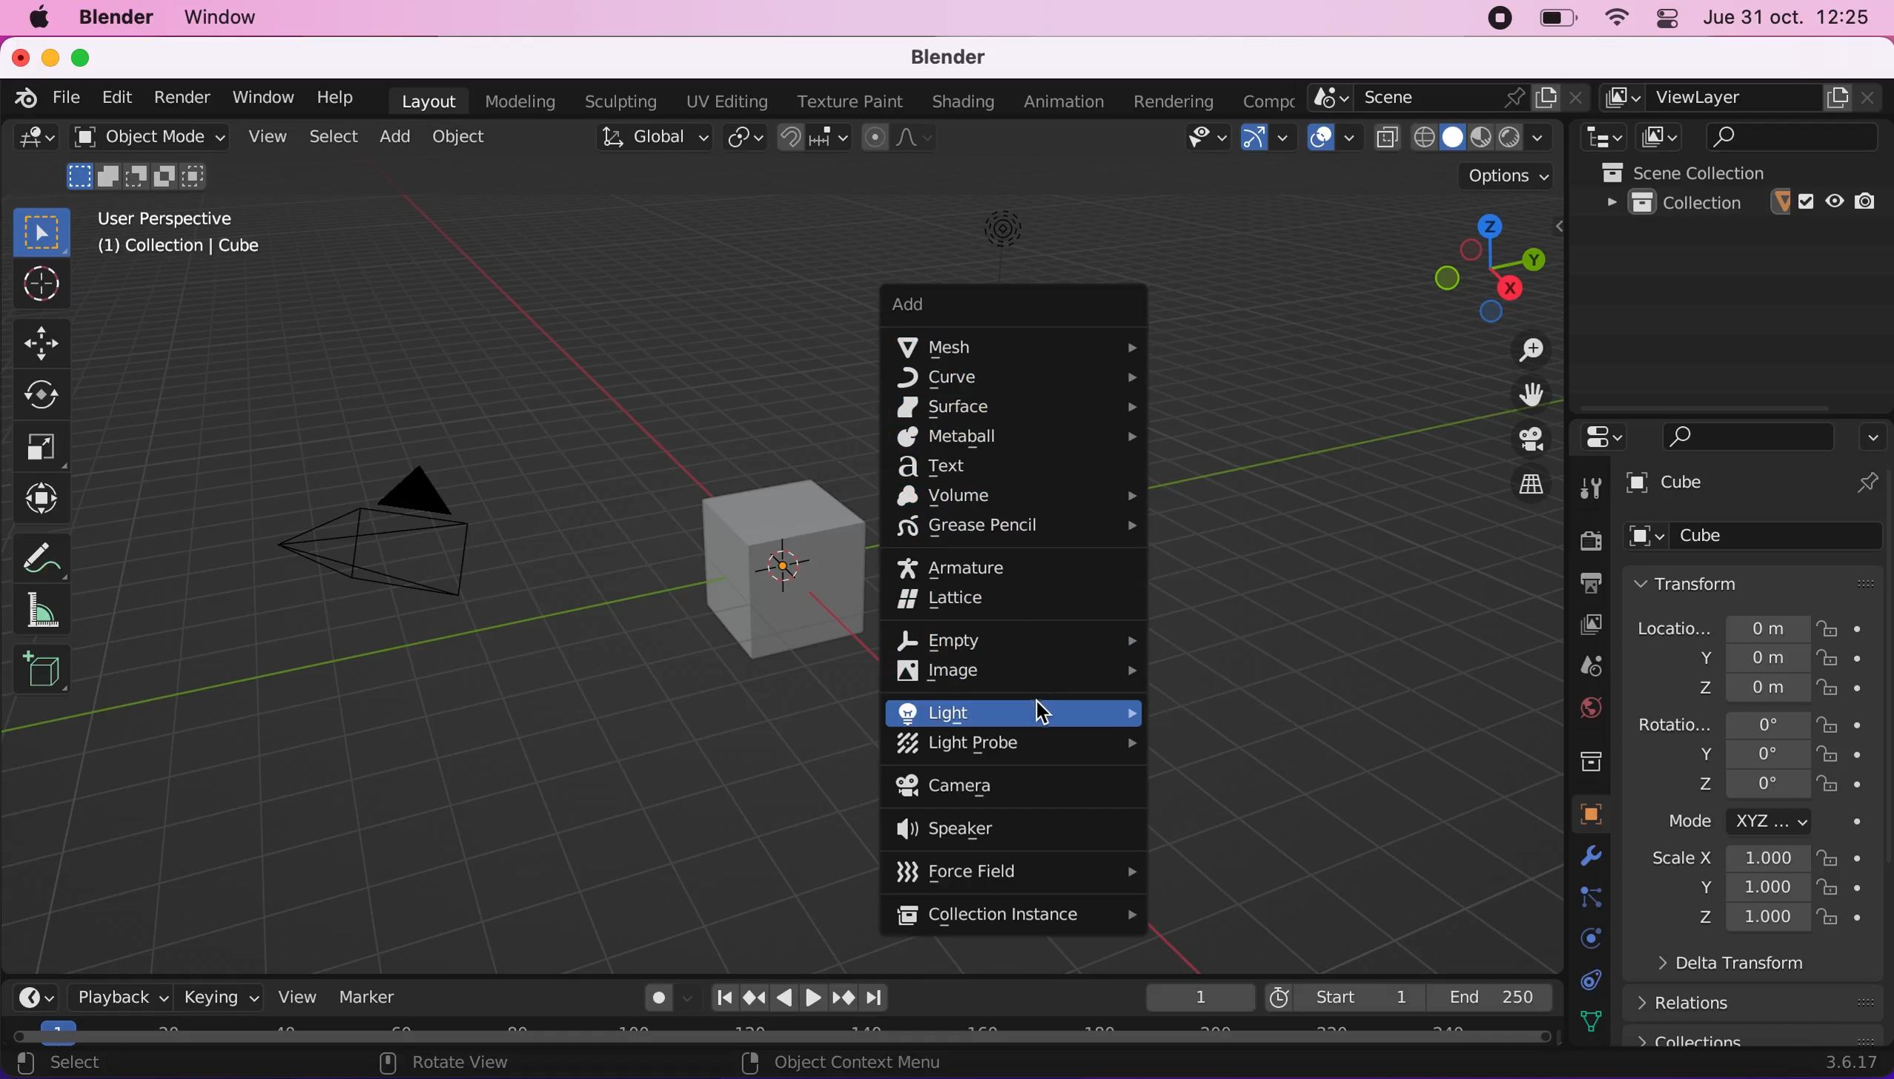 The height and width of the screenshot is (1079, 1894). What do you see at coordinates (1739, 660) in the screenshot?
I see `y 0m` at bounding box center [1739, 660].